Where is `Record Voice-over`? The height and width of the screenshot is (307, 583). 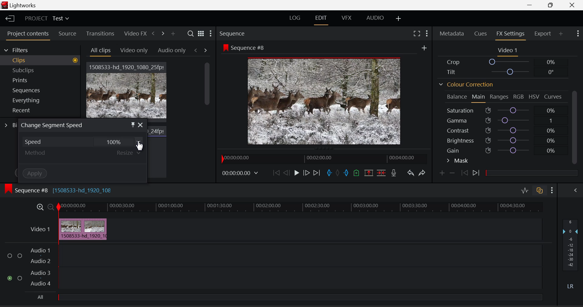
Record Voice-over is located at coordinates (394, 173).